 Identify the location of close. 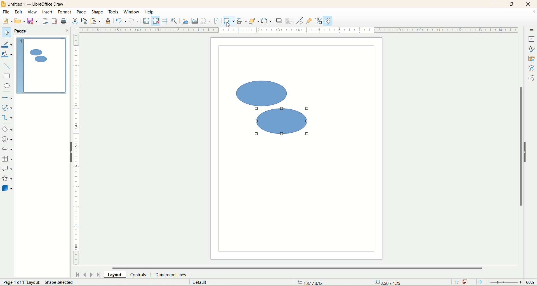
(531, 4).